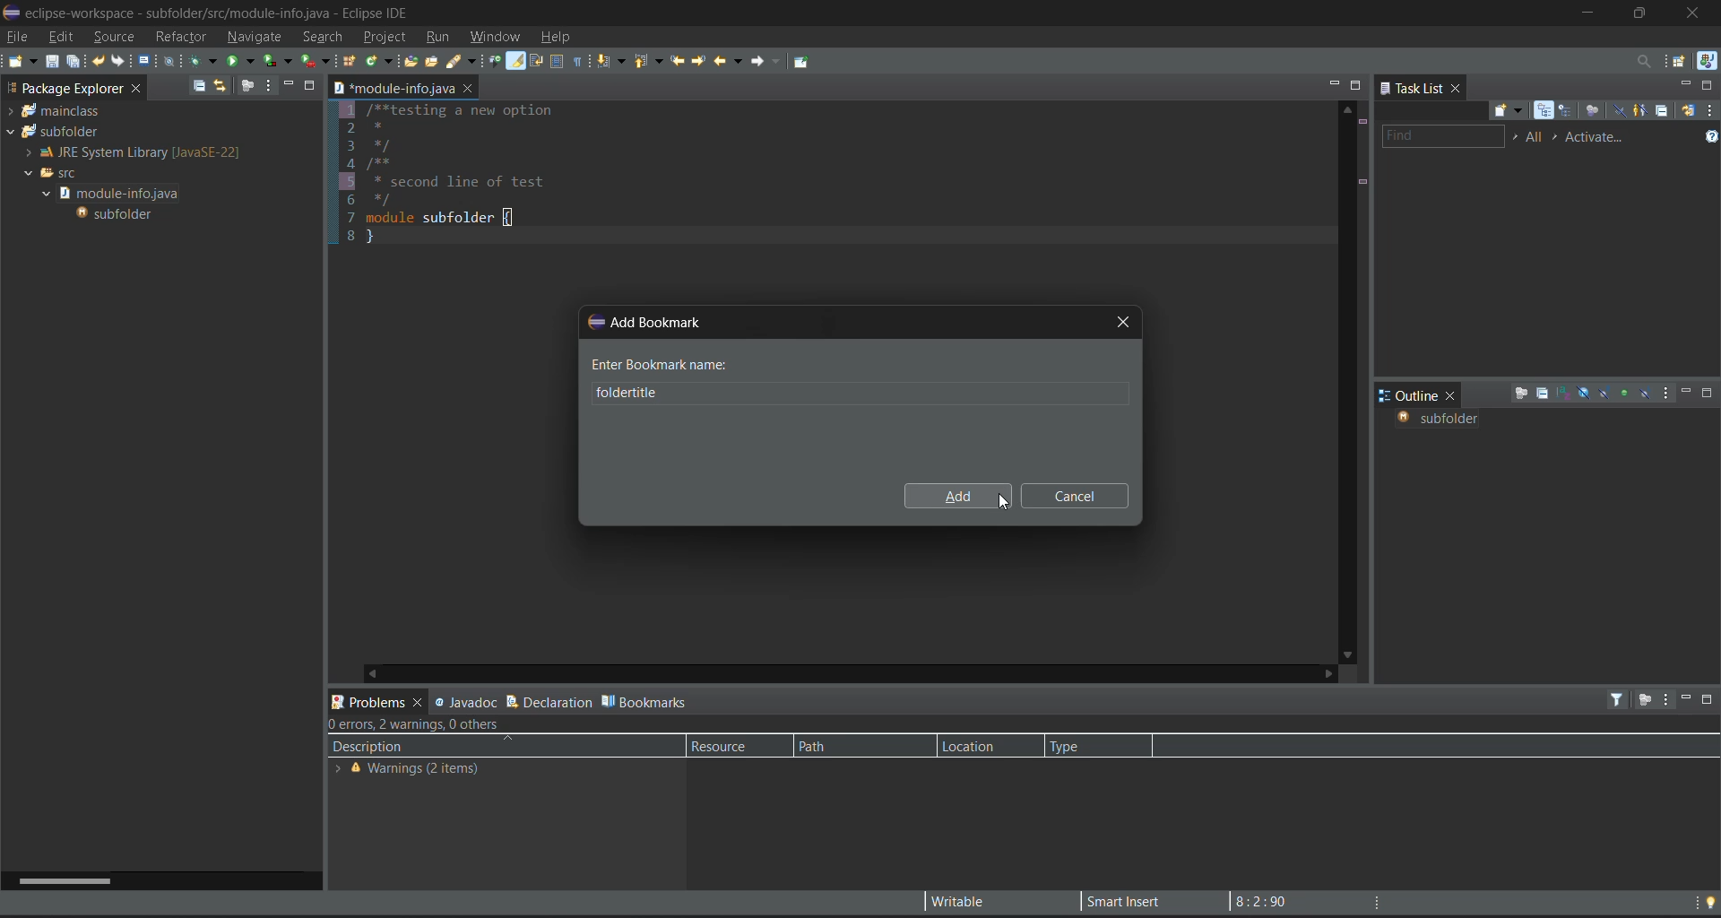  What do you see at coordinates (221, 13) in the screenshot?
I see `eclipse-workspace - subfolder/src/module-info,java - Eclipse IDE` at bounding box center [221, 13].